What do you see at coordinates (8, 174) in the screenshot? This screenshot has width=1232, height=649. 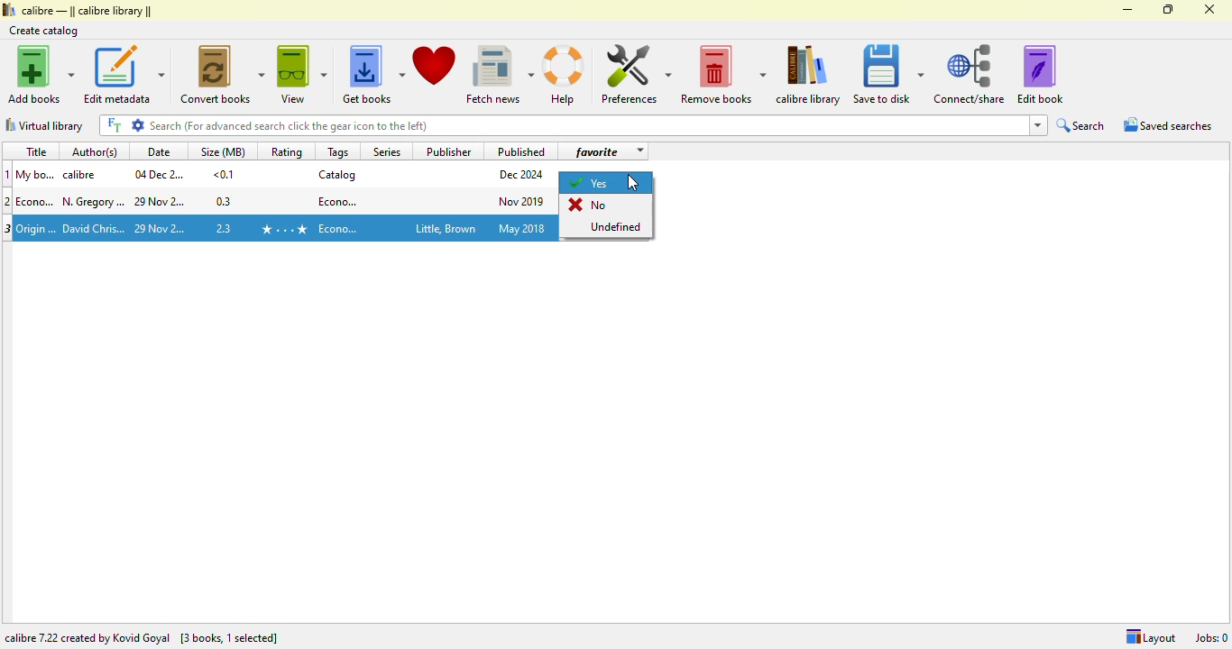 I see `1` at bounding box center [8, 174].